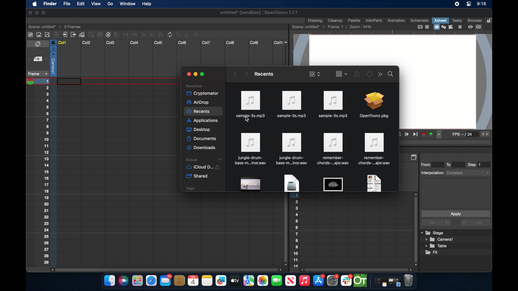 The height and width of the screenshot is (291, 518). Describe the element at coordinates (50, 172) in the screenshot. I see `numbering` at that location.